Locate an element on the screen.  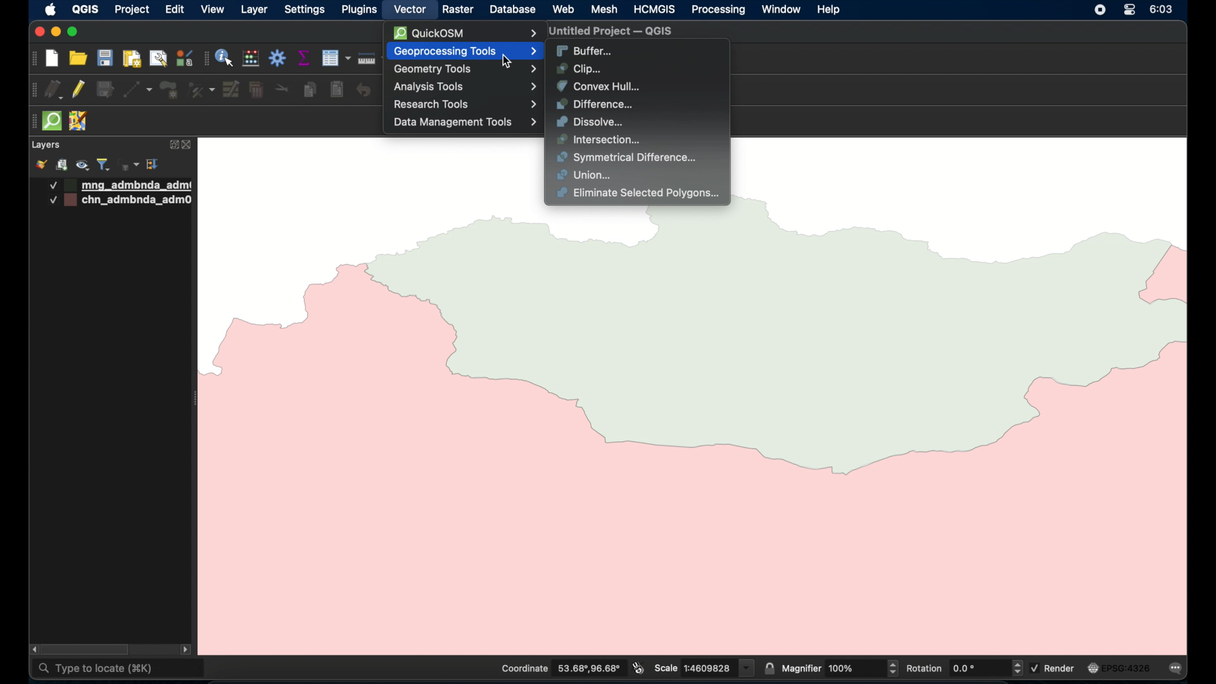
map is located at coordinates (707, 429).